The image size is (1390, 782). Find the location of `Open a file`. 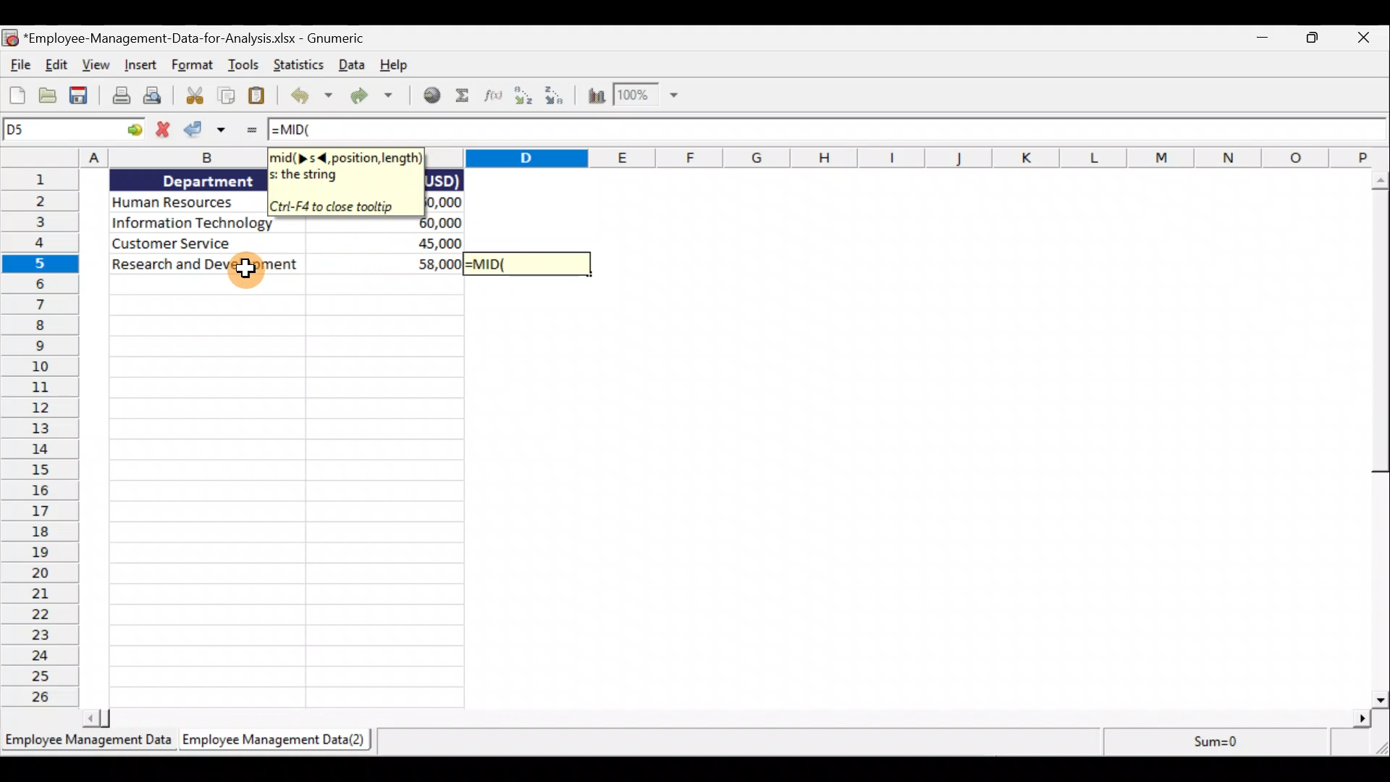

Open a file is located at coordinates (50, 94).